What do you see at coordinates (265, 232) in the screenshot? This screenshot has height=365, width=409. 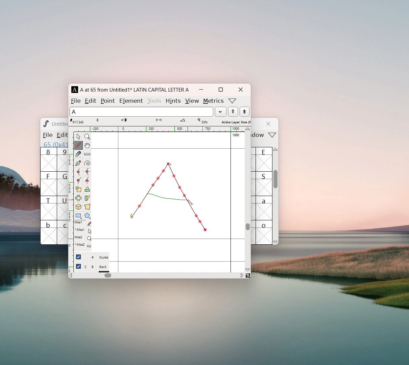 I see `o` at bounding box center [265, 232].